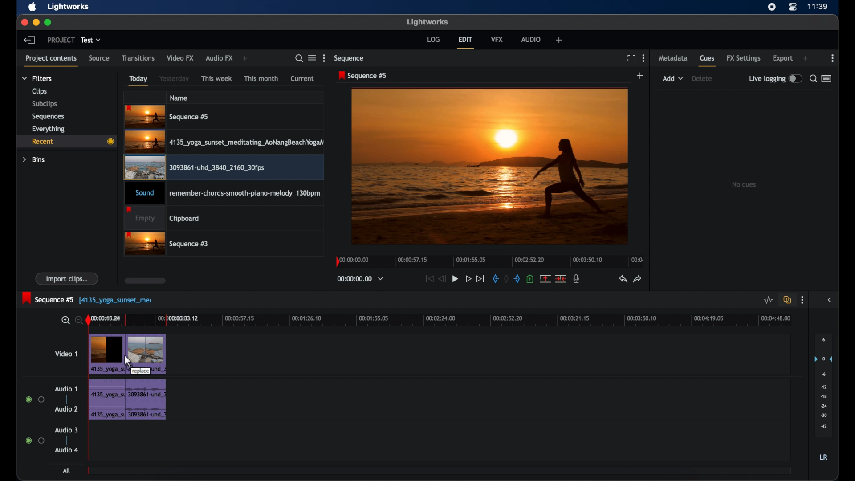 This screenshot has width=855, height=481. What do you see at coordinates (672, 58) in the screenshot?
I see `metadata` at bounding box center [672, 58].